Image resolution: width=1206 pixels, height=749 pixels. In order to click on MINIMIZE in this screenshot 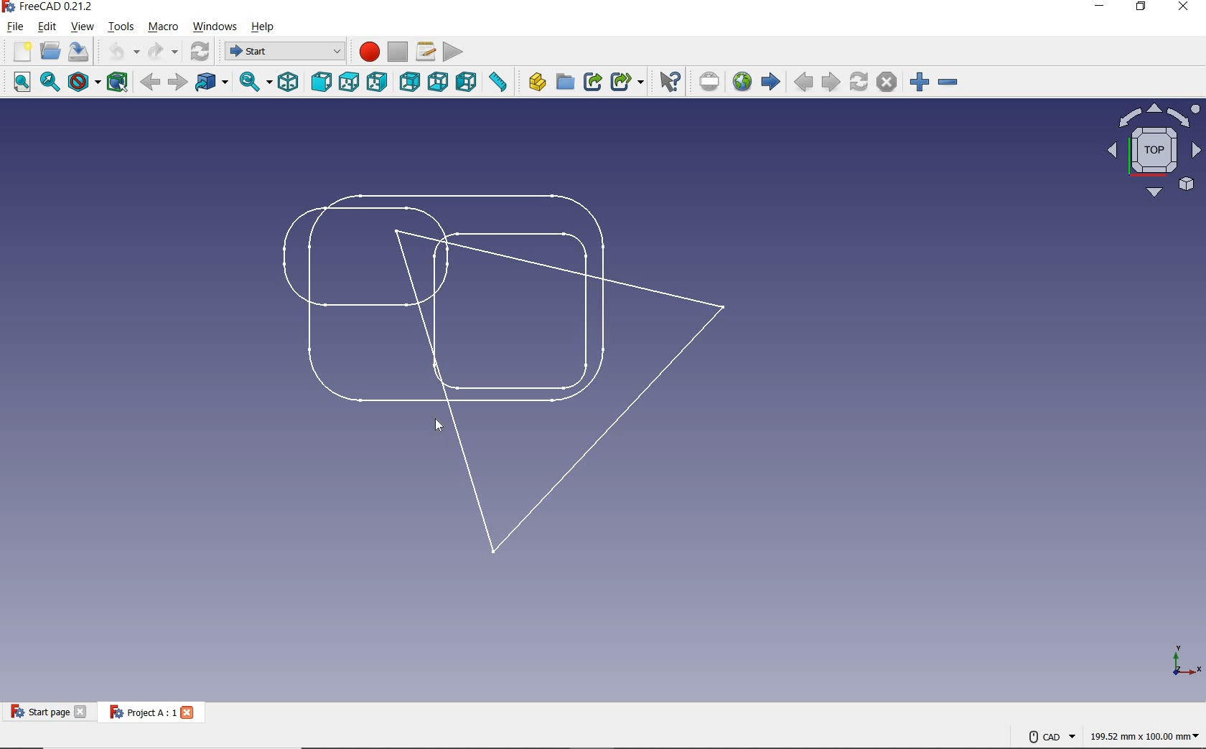, I will do `click(1102, 8)`.